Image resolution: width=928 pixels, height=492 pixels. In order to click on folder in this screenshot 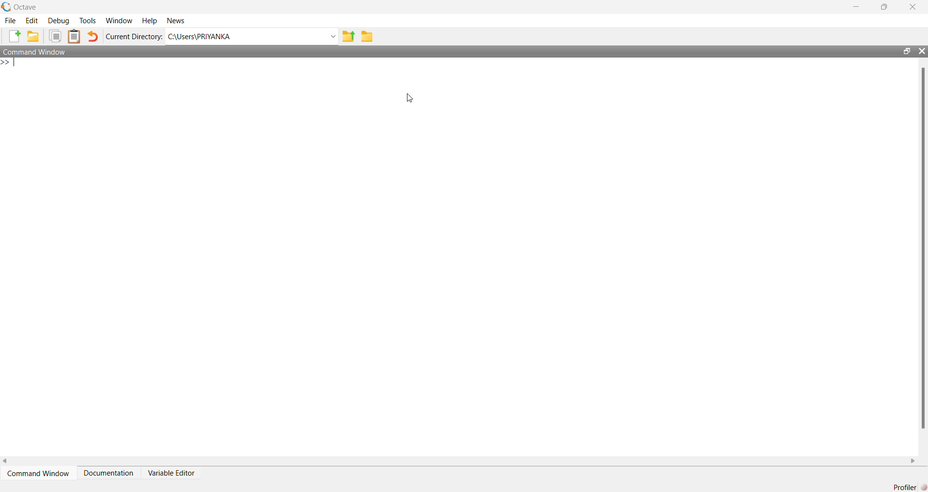, I will do `click(367, 37)`.